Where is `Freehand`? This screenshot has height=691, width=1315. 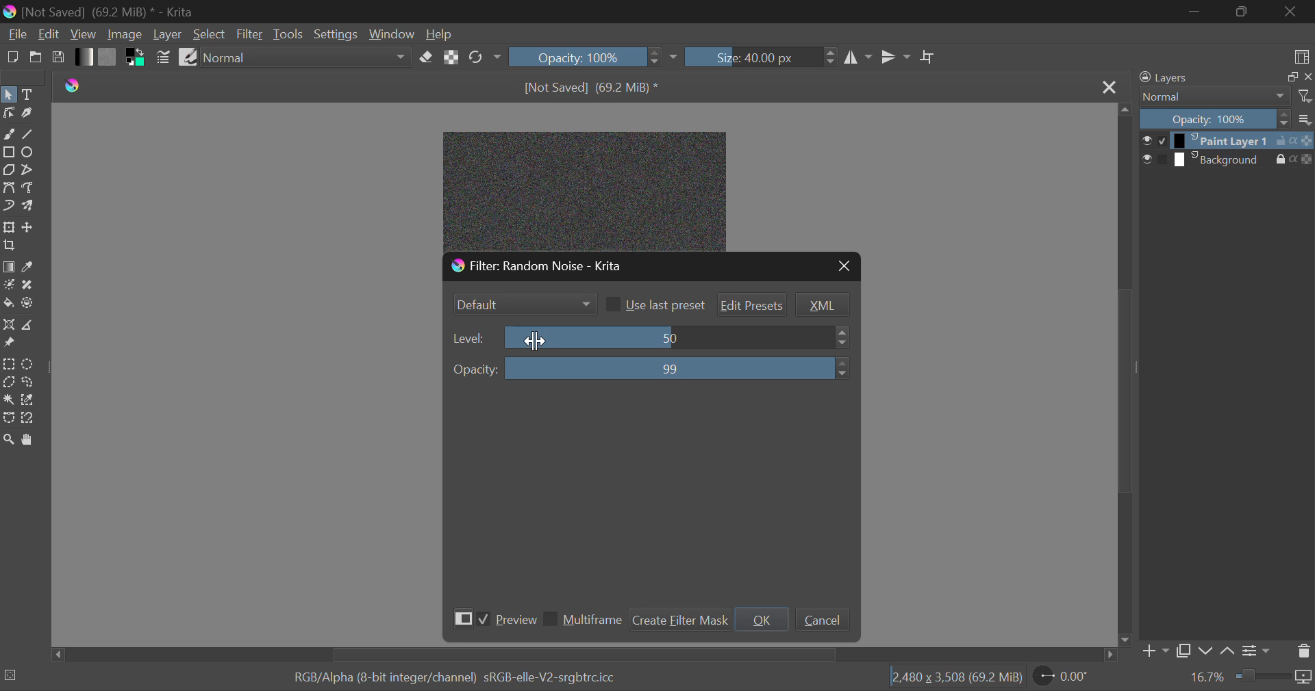 Freehand is located at coordinates (8, 134).